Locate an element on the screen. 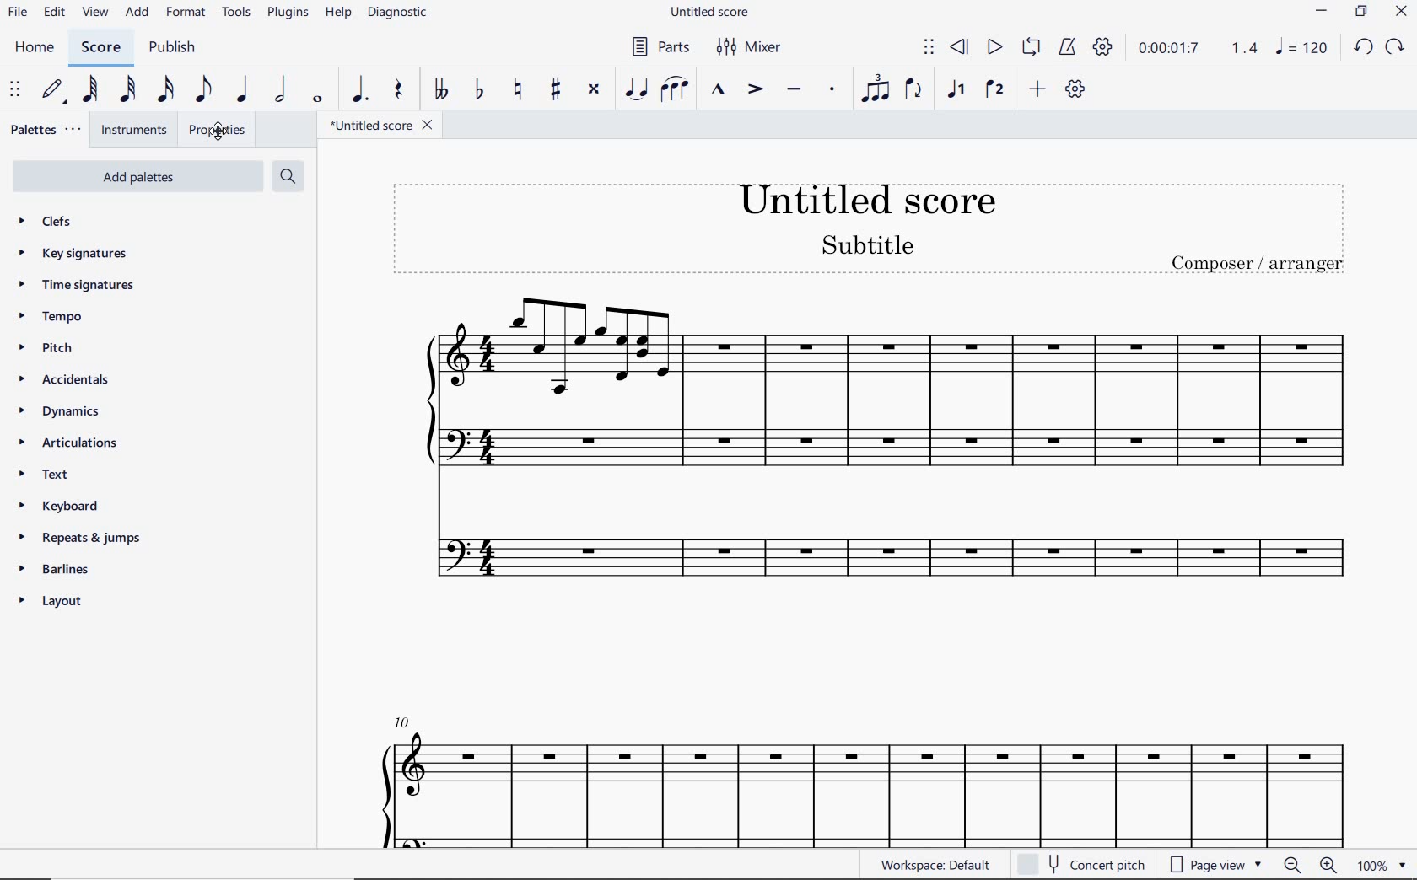 The width and height of the screenshot is (1417, 880). REWIND is located at coordinates (960, 48).